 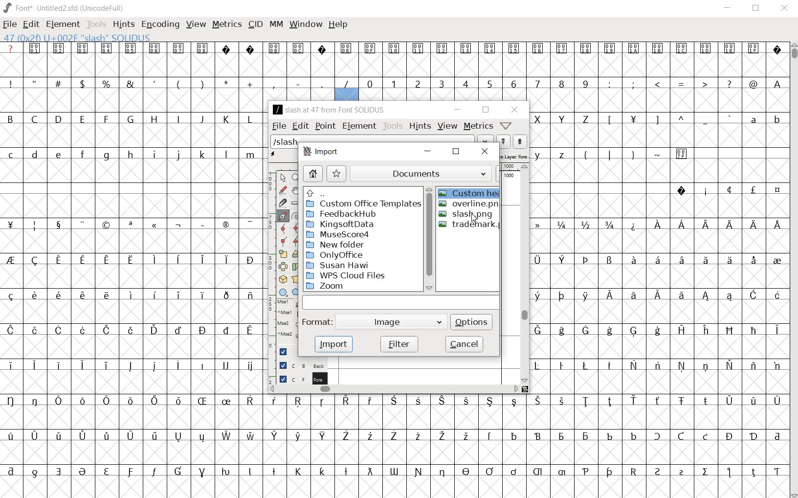 I want to click on empty cells, so click(x=134, y=205).